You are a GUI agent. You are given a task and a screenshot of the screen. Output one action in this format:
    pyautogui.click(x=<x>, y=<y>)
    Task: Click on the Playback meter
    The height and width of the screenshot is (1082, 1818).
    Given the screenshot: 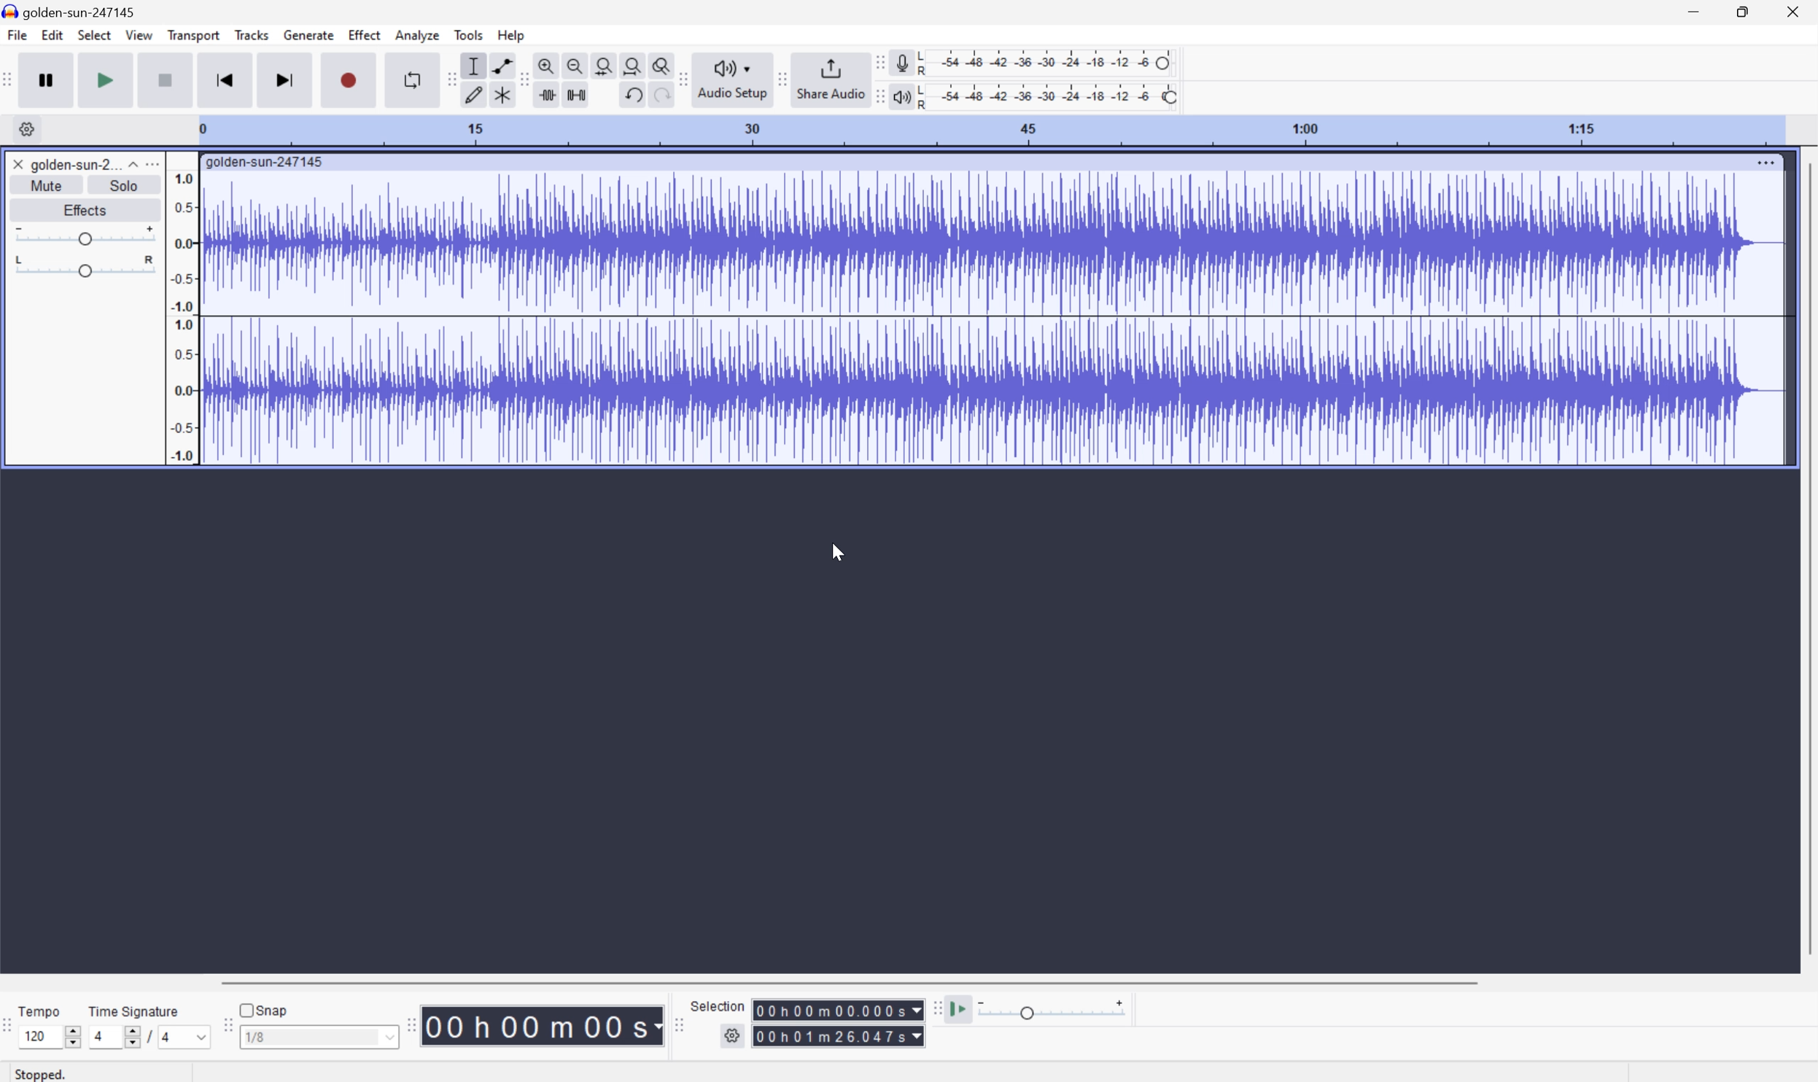 What is the action you would take?
    pyautogui.click(x=901, y=98)
    